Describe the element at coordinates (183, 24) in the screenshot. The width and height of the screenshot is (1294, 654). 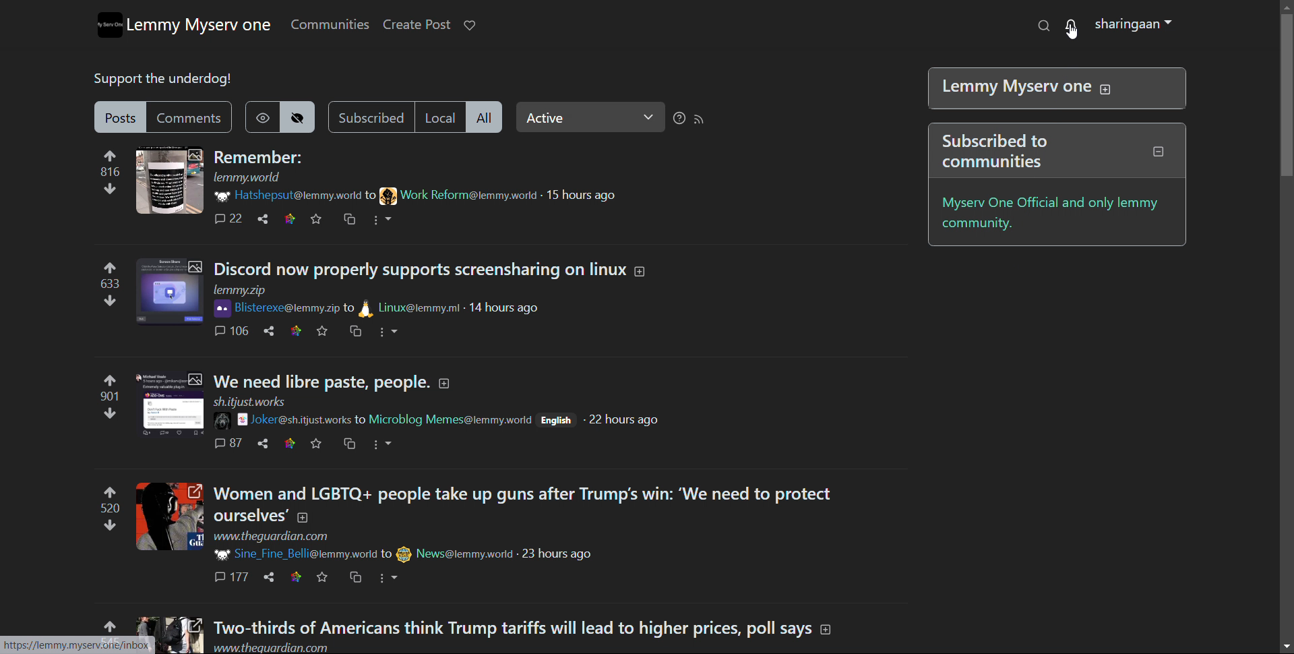
I see `Lemmy Myserv one logo and name` at that location.